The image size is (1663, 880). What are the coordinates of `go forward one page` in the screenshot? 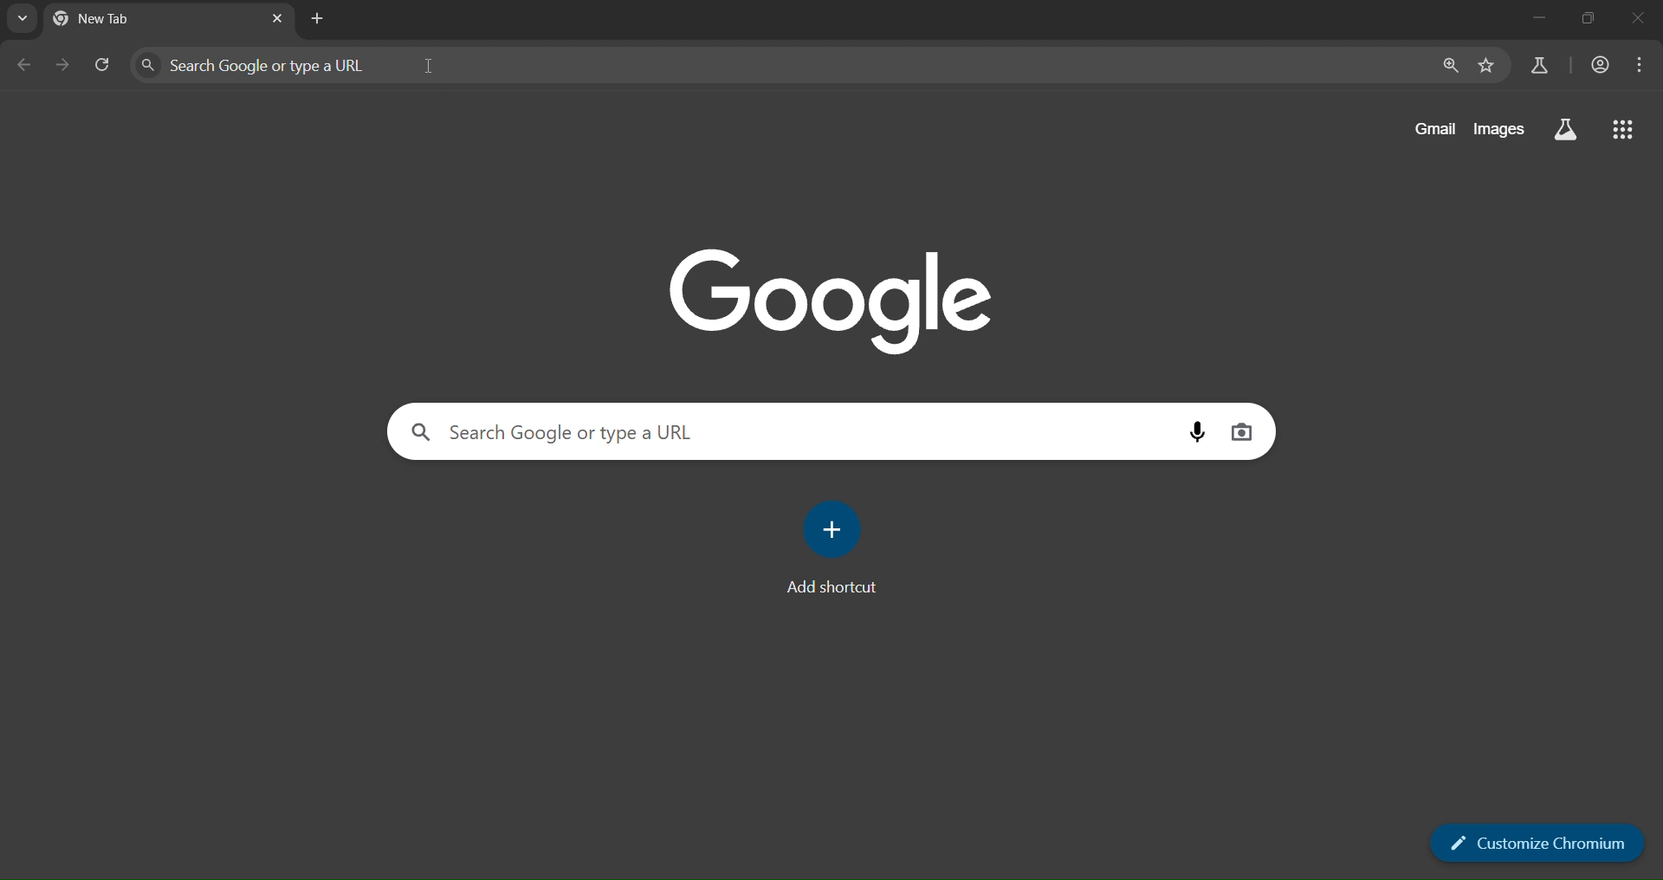 It's located at (63, 67).